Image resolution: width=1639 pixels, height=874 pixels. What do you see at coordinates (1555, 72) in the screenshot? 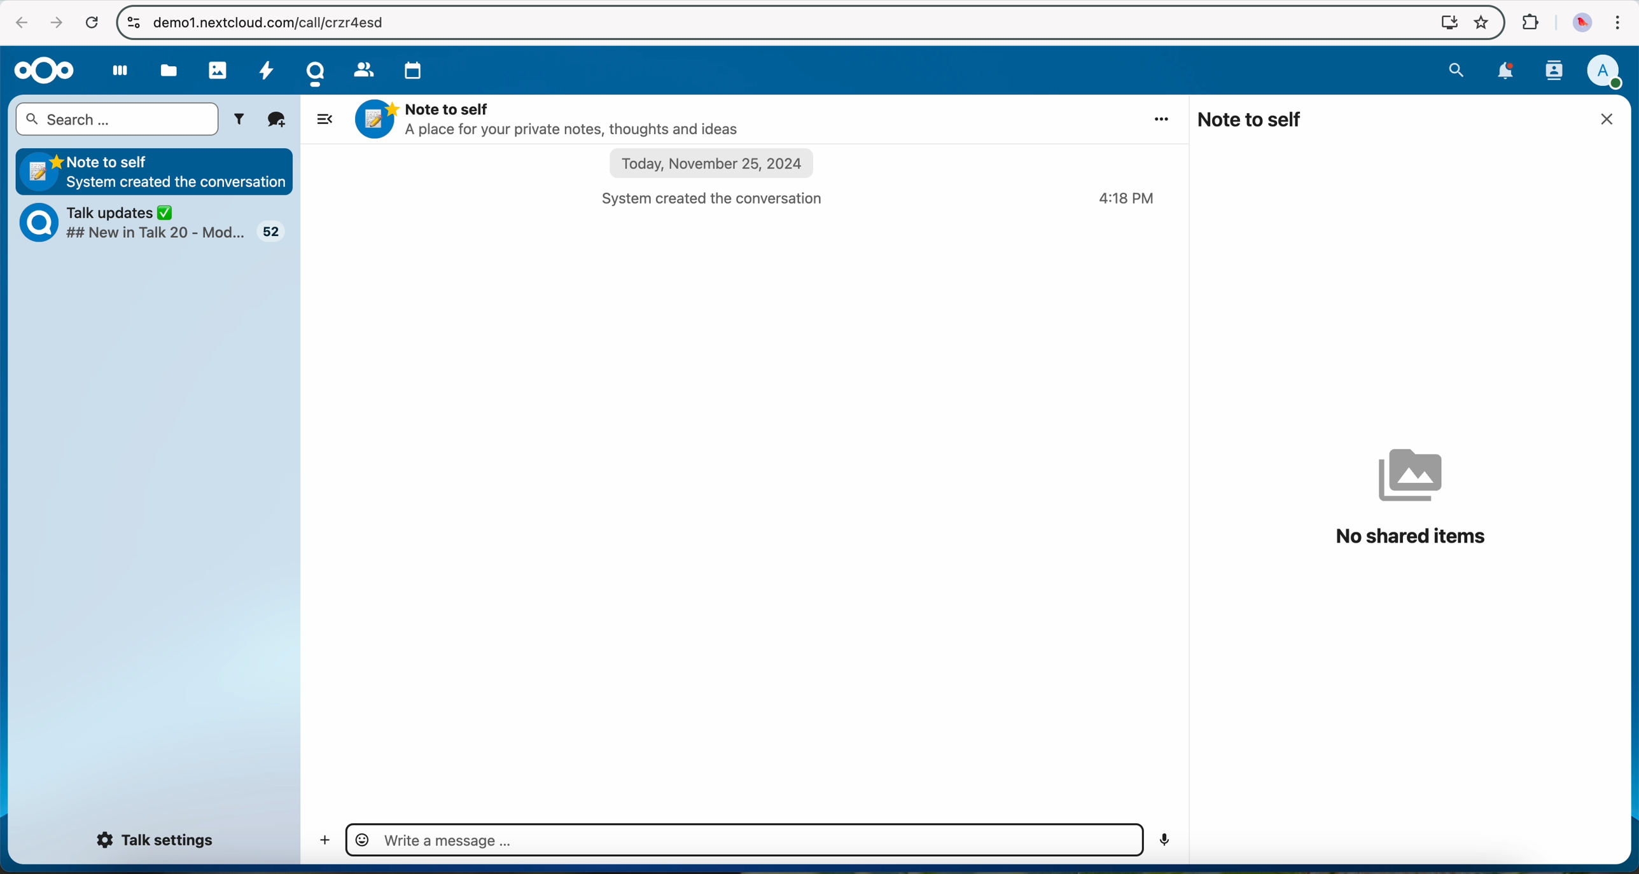
I see `contacts` at bounding box center [1555, 72].